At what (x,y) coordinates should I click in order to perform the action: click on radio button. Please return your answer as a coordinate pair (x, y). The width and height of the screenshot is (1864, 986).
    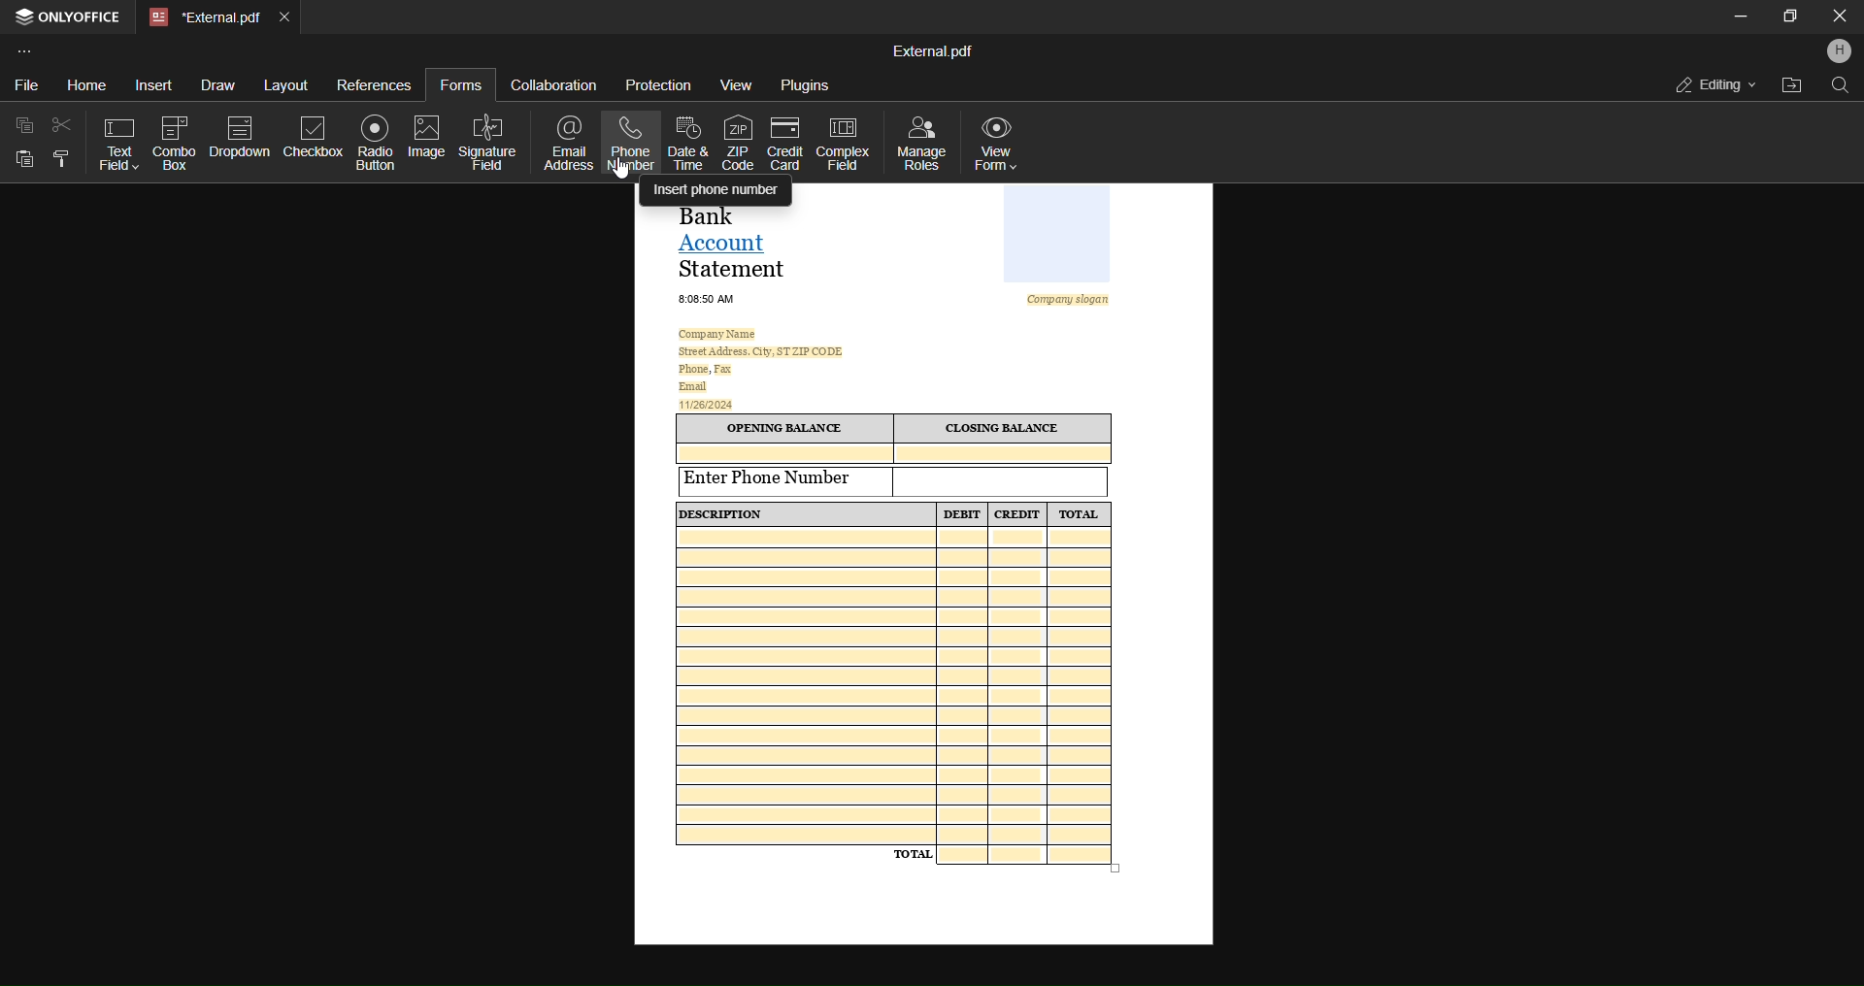
    Looking at the image, I should click on (371, 141).